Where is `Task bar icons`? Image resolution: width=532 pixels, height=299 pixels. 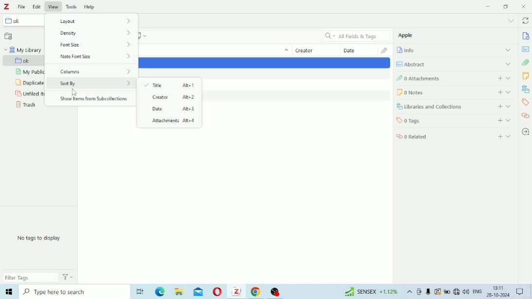
Task bar icons is located at coordinates (442, 292).